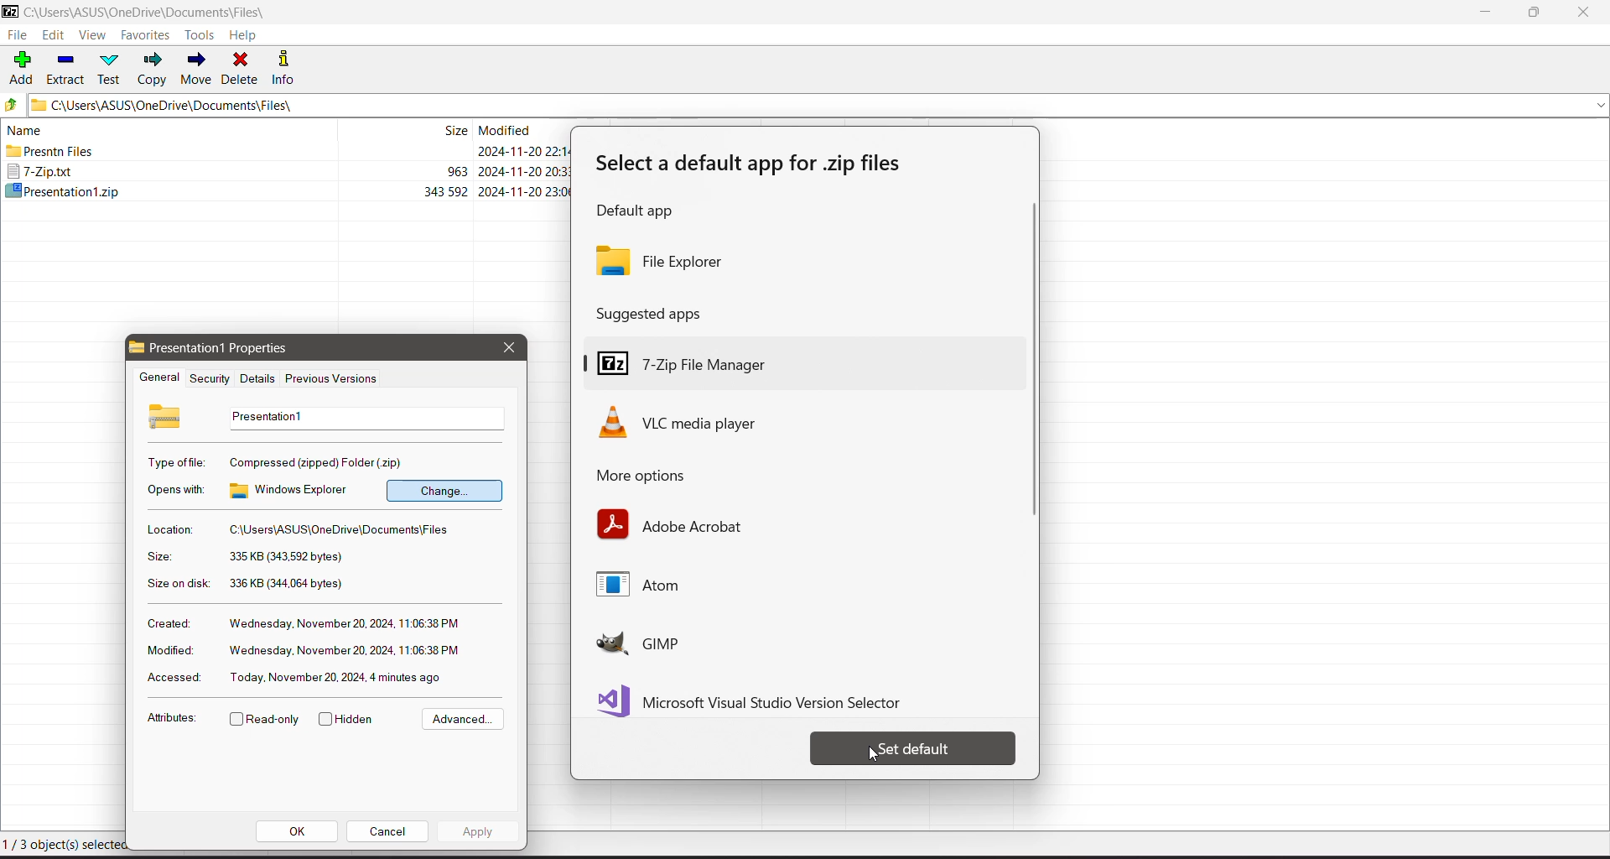 This screenshot has width=1610, height=859. Describe the element at coordinates (285, 557) in the screenshot. I see `Selected file size` at that location.